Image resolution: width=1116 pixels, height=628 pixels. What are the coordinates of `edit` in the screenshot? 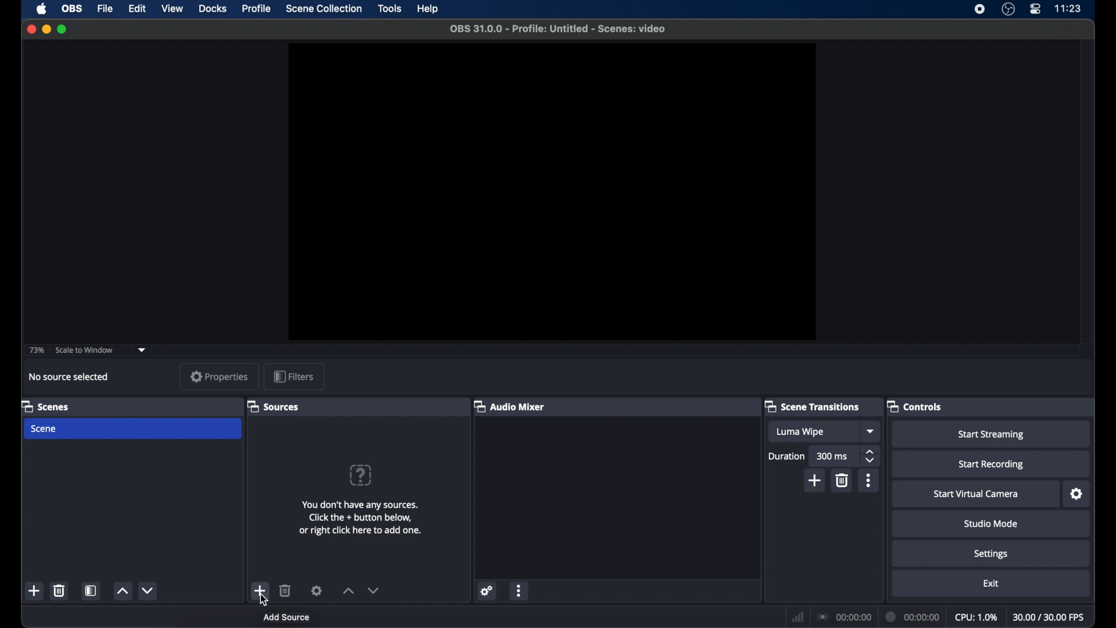 It's located at (137, 9).